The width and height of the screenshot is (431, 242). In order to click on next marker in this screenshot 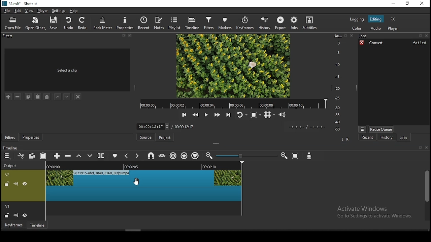, I will do `click(137, 156)`.